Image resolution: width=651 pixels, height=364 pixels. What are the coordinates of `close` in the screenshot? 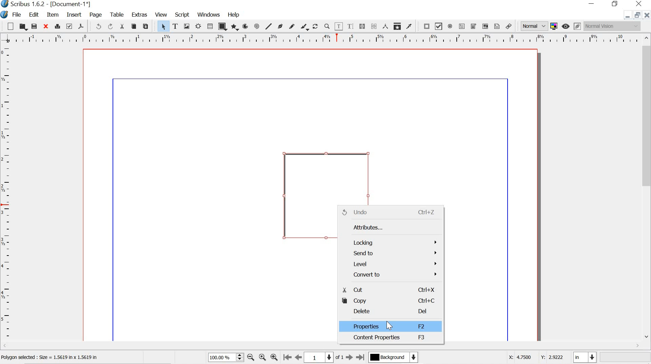 It's located at (47, 27).